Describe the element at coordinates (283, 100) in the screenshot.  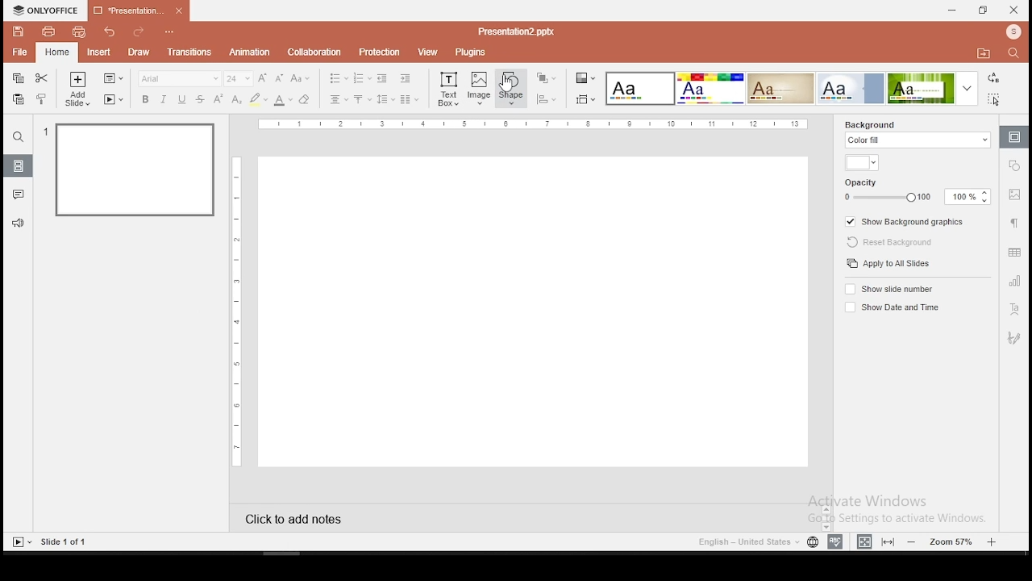
I see `font color` at that location.